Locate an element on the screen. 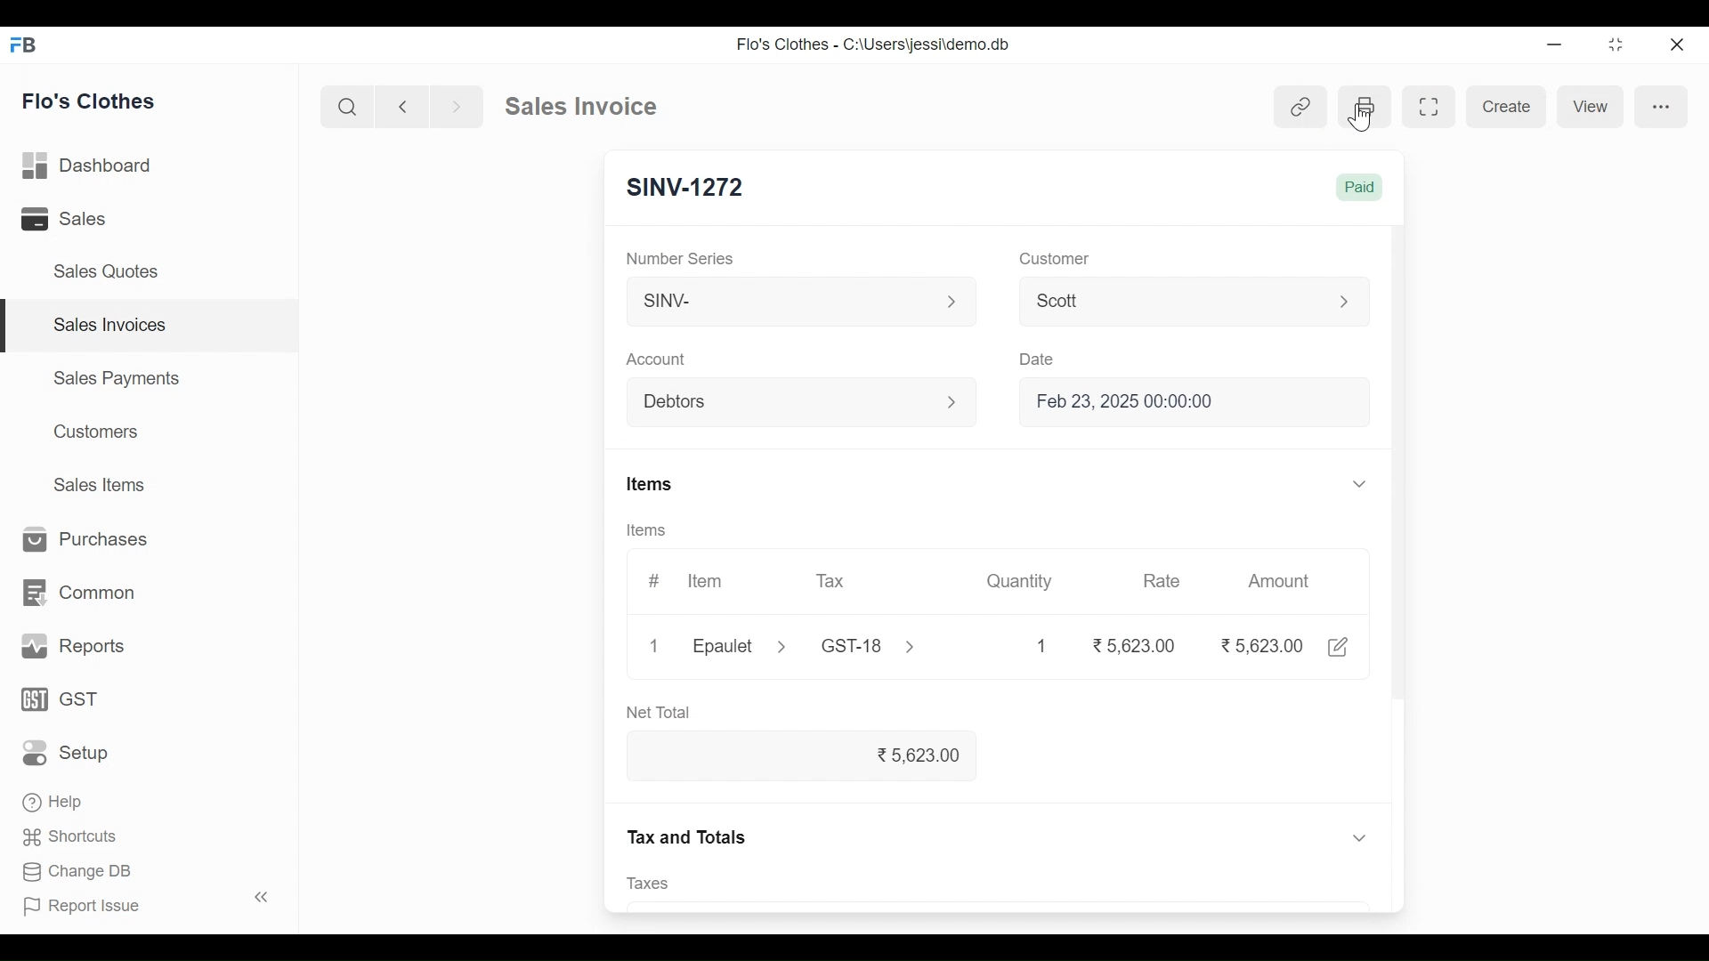  Search is located at coordinates (349, 106).